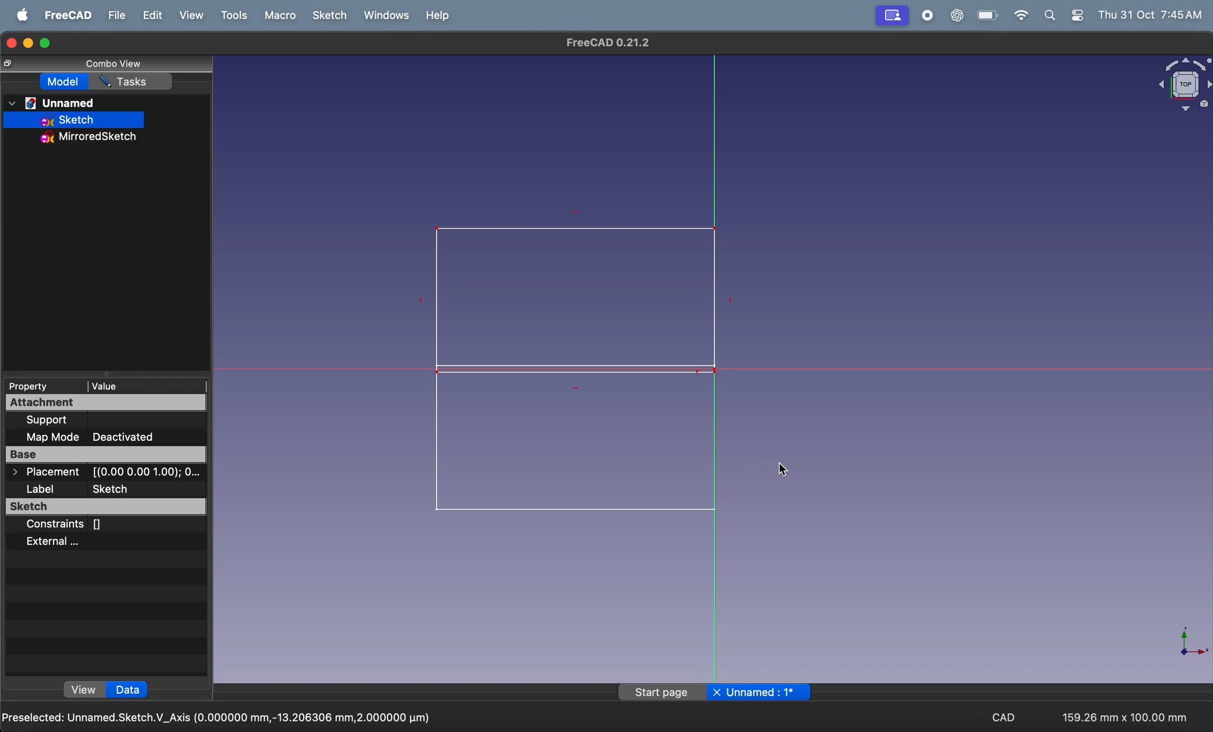  What do you see at coordinates (136, 82) in the screenshot?
I see `task` at bounding box center [136, 82].